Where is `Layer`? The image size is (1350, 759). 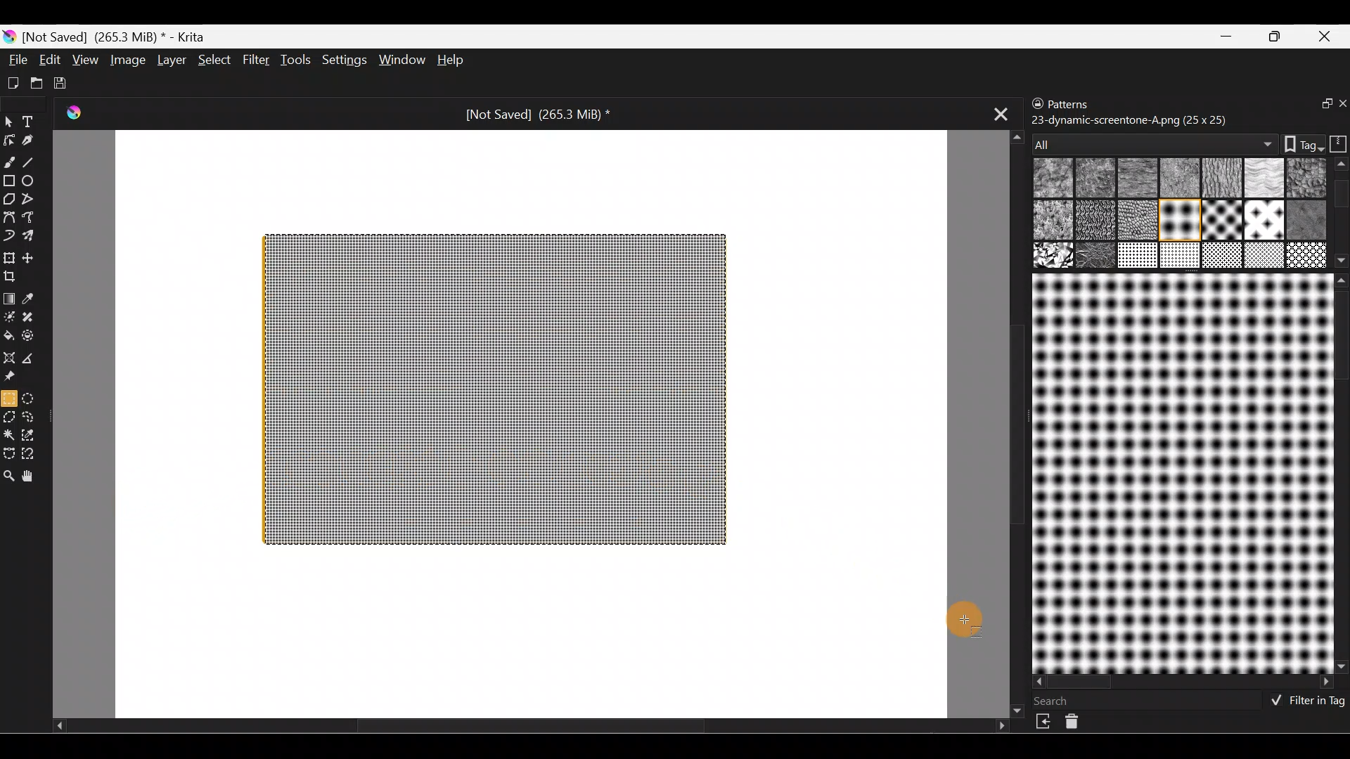
Layer is located at coordinates (171, 60).